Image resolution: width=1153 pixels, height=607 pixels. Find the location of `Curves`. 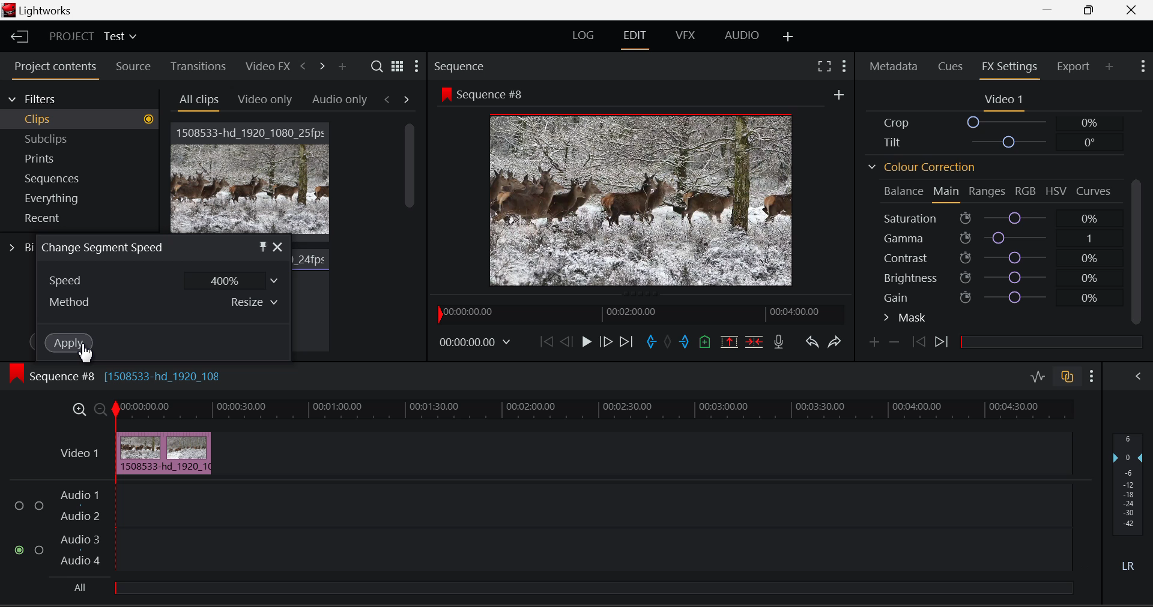

Curves is located at coordinates (1095, 191).